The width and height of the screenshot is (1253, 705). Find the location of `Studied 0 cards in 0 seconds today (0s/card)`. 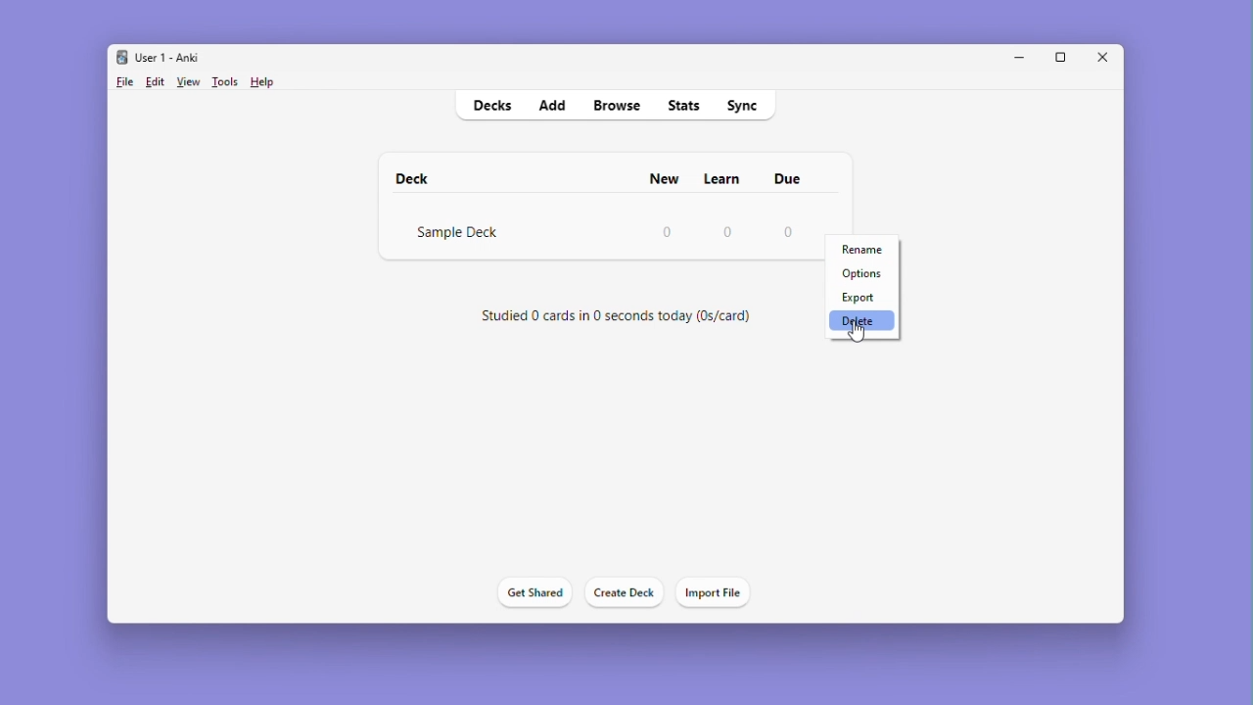

Studied 0 cards in 0 seconds today (0s/card) is located at coordinates (620, 323).